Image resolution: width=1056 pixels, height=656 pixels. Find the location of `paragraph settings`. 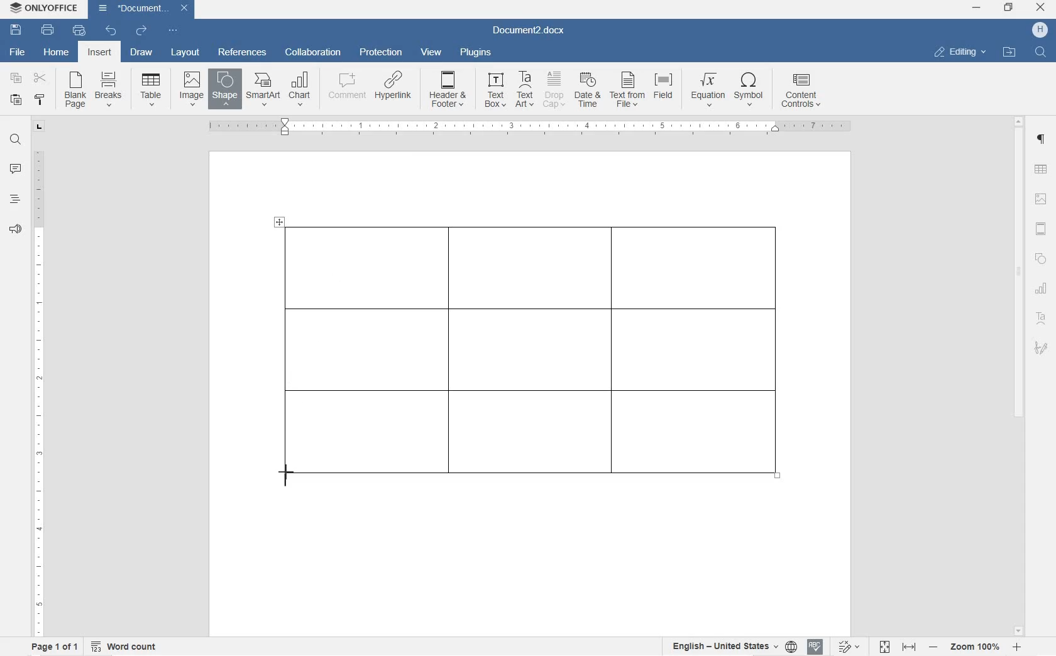

paragraph settings is located at coordinates (1042, 139).